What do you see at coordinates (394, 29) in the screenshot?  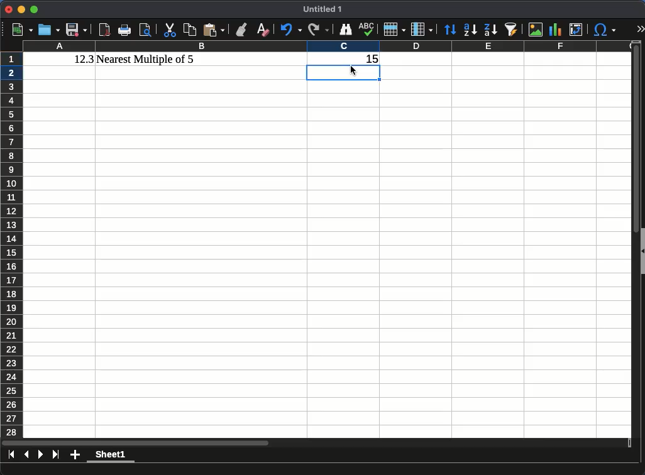 I see `row` at bounding box center [394, 29].